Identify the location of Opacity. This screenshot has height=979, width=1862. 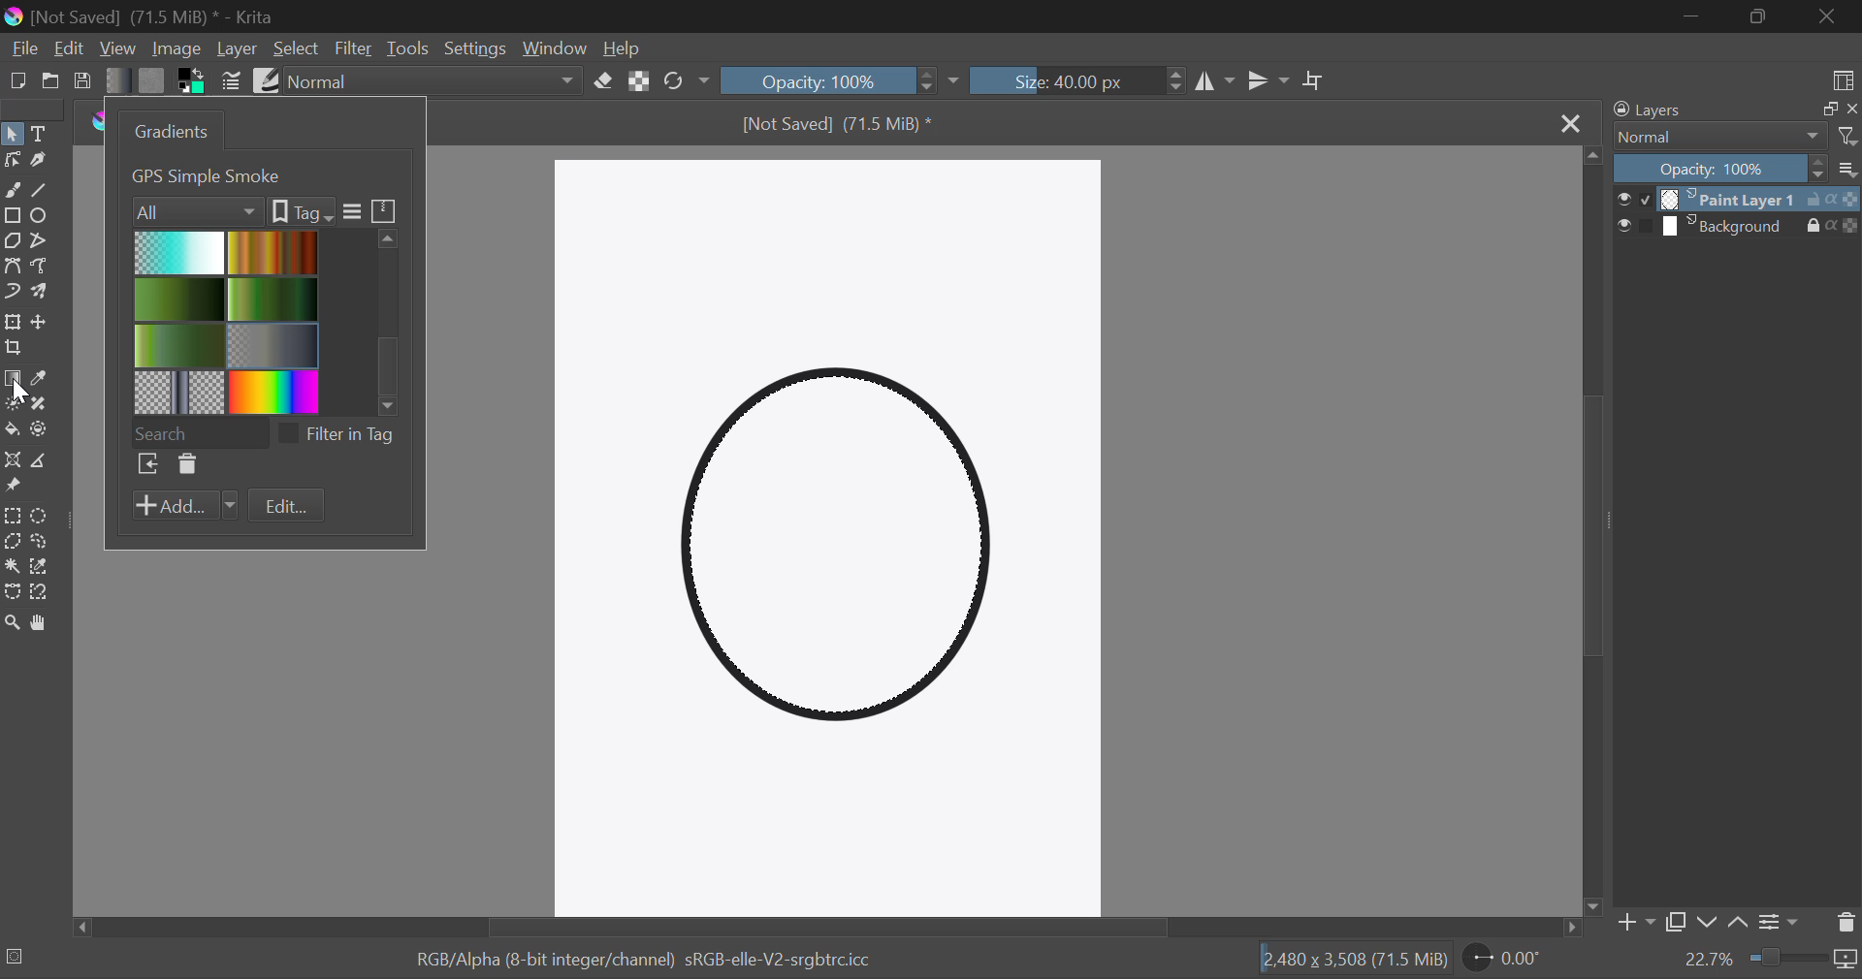
(1718, 170).